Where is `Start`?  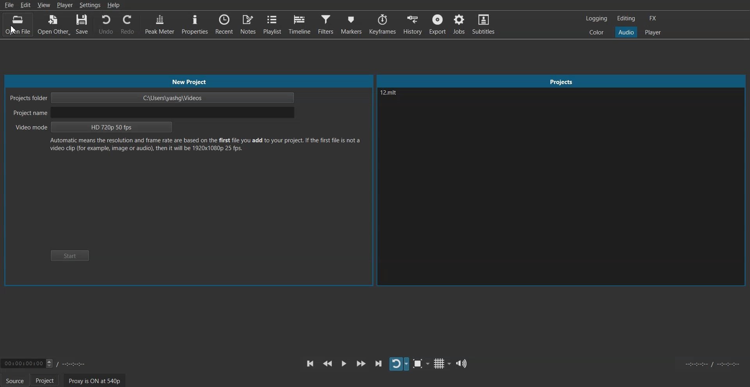 Start is located at coordinates (69, 255).